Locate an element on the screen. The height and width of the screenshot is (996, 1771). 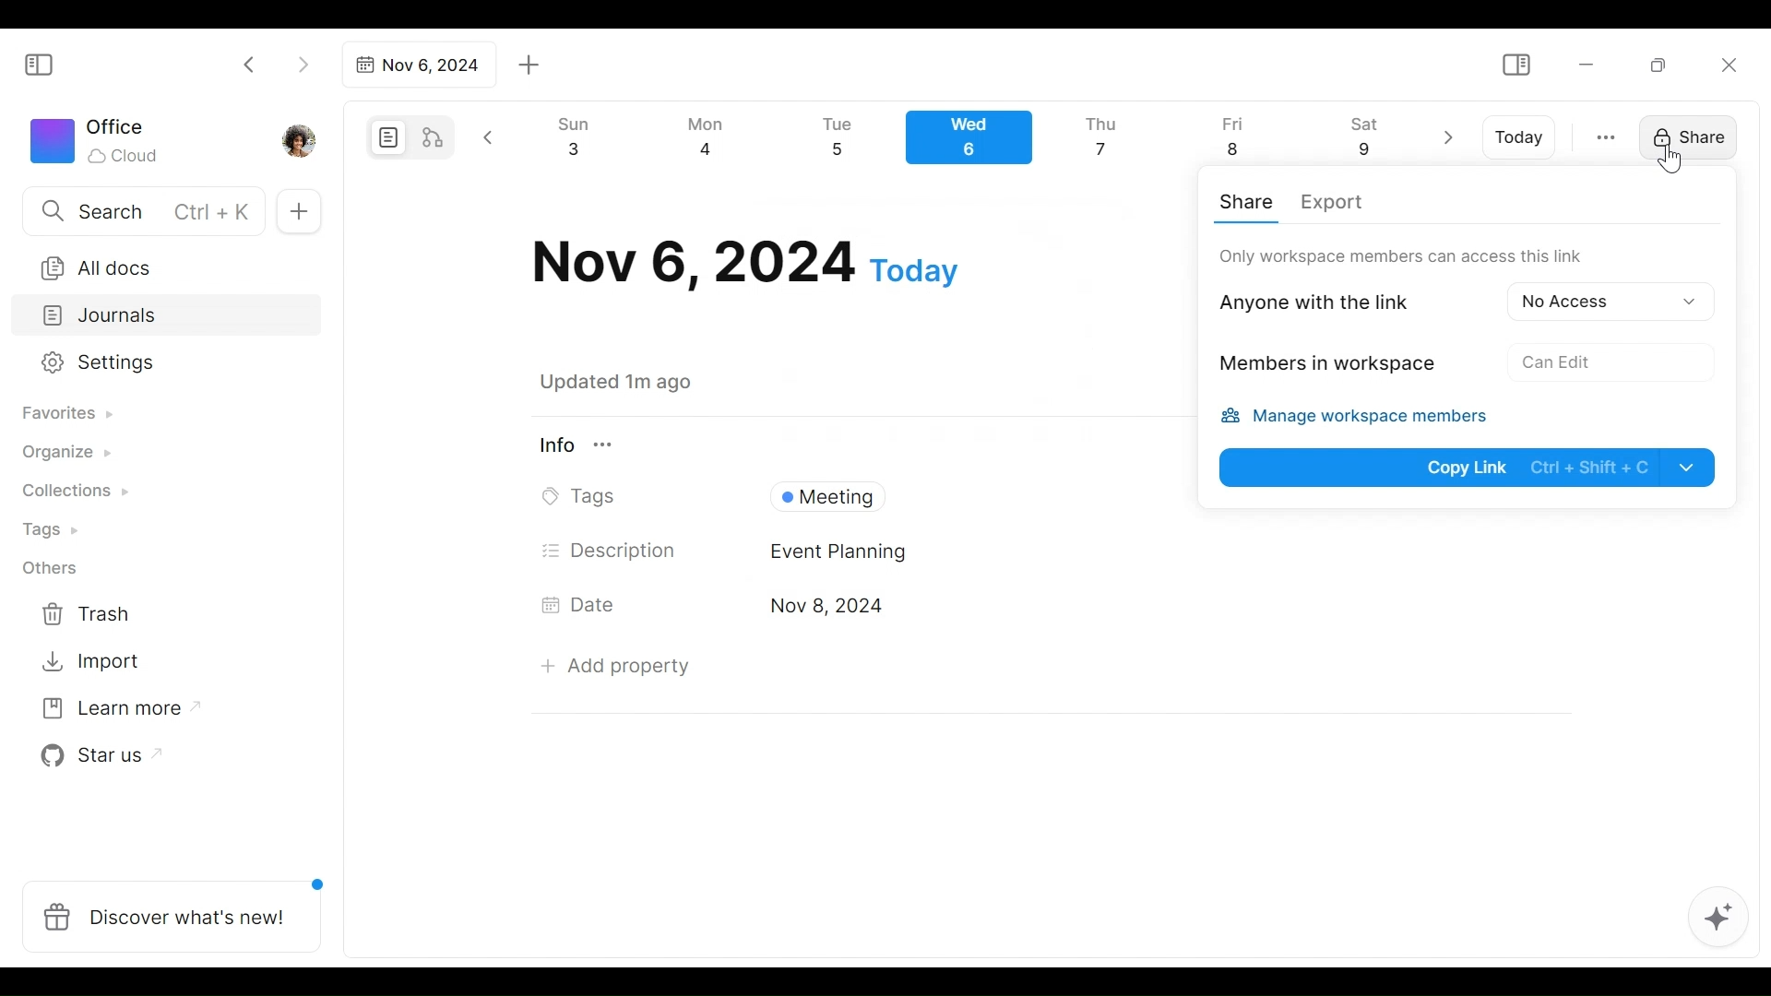
Members in workspace is located at coordinates (1322, 366).